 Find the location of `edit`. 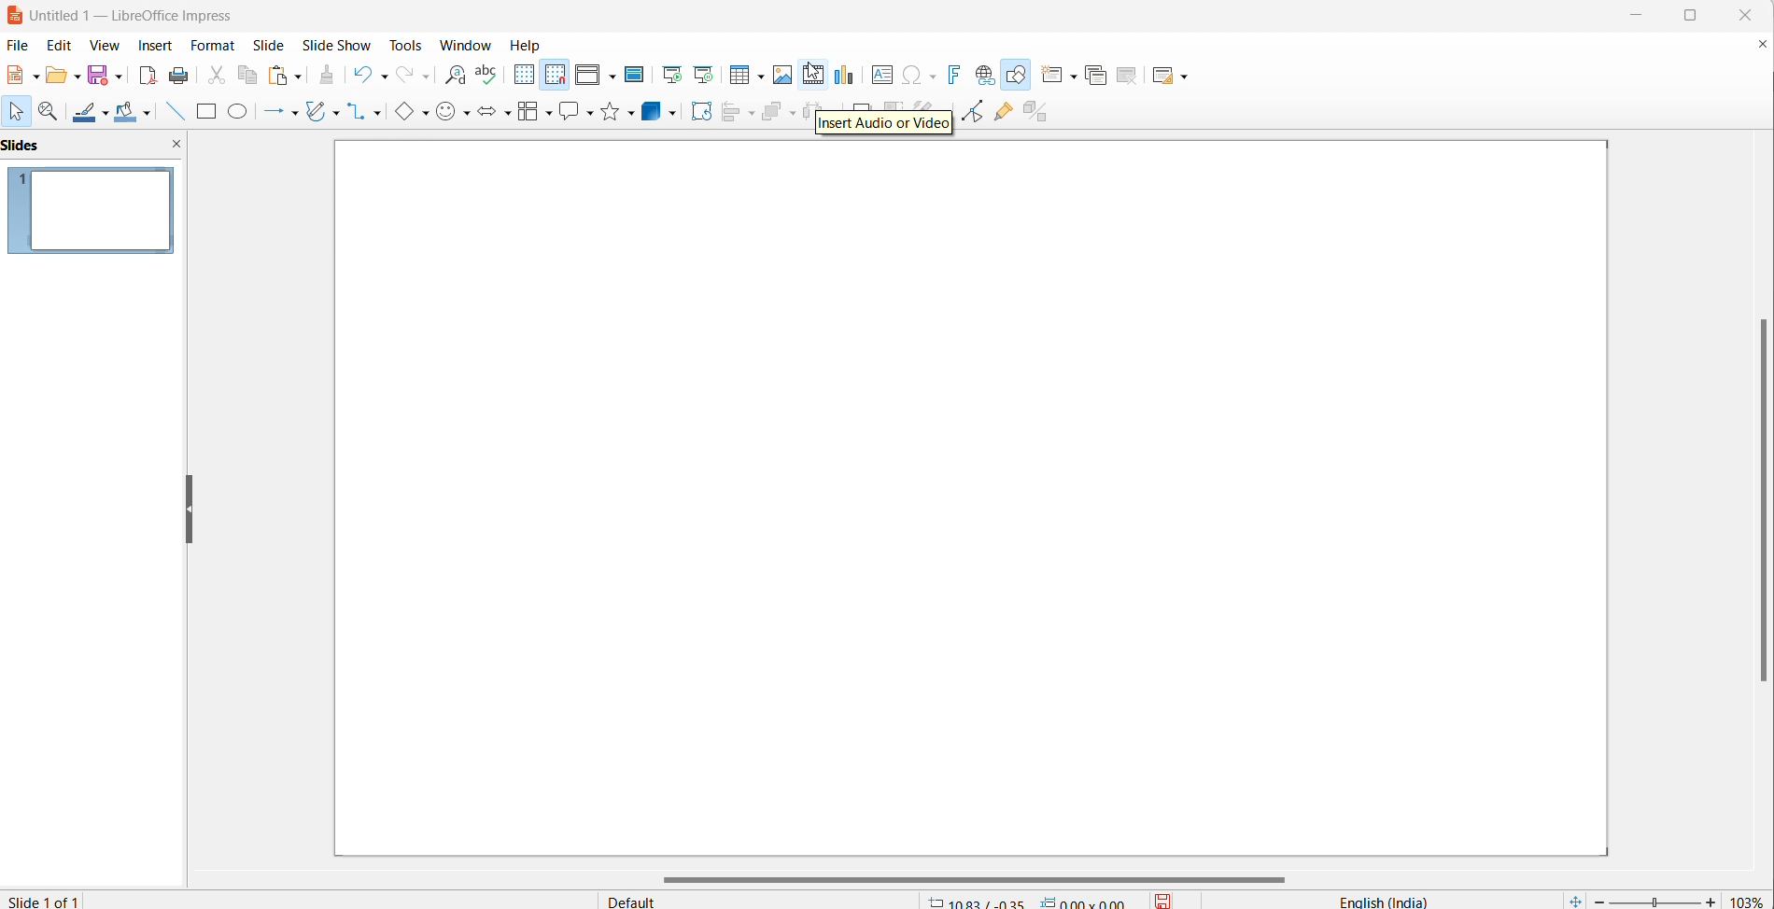

edit is located at coordinates (61, 45).